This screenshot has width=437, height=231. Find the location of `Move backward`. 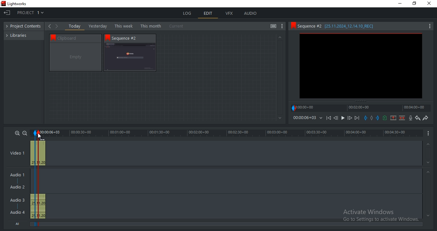

Move backward is located at coordinates (330, 119).